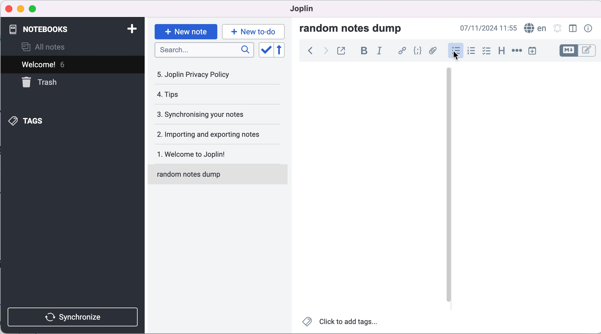 This screenshot has height=334, width=601. I want to click on add notebook, so click(129, 30).